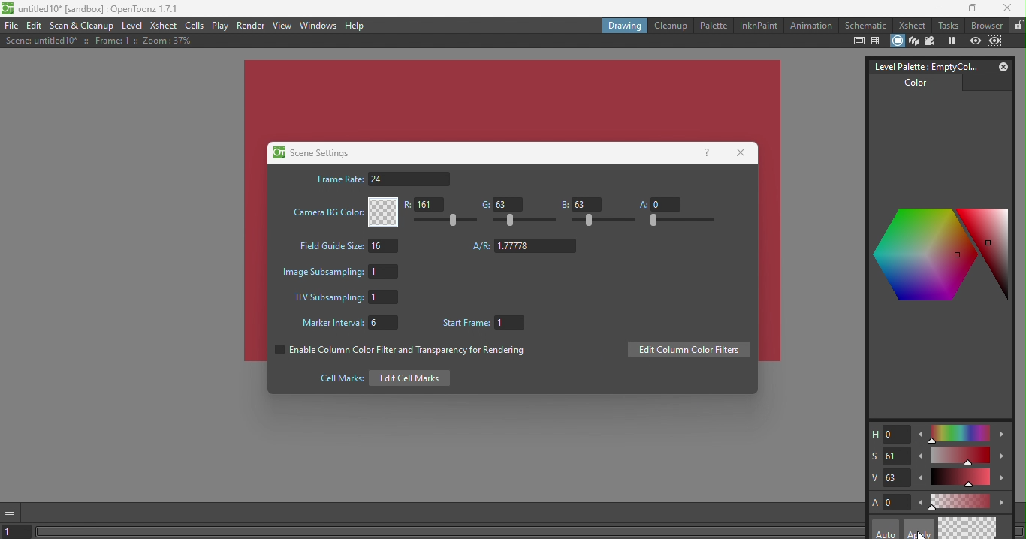 This screenshot has height=539, width=1026. Describe the element at coordinates (959, 434) in the screenshot. I see `Slide bar` at that location.